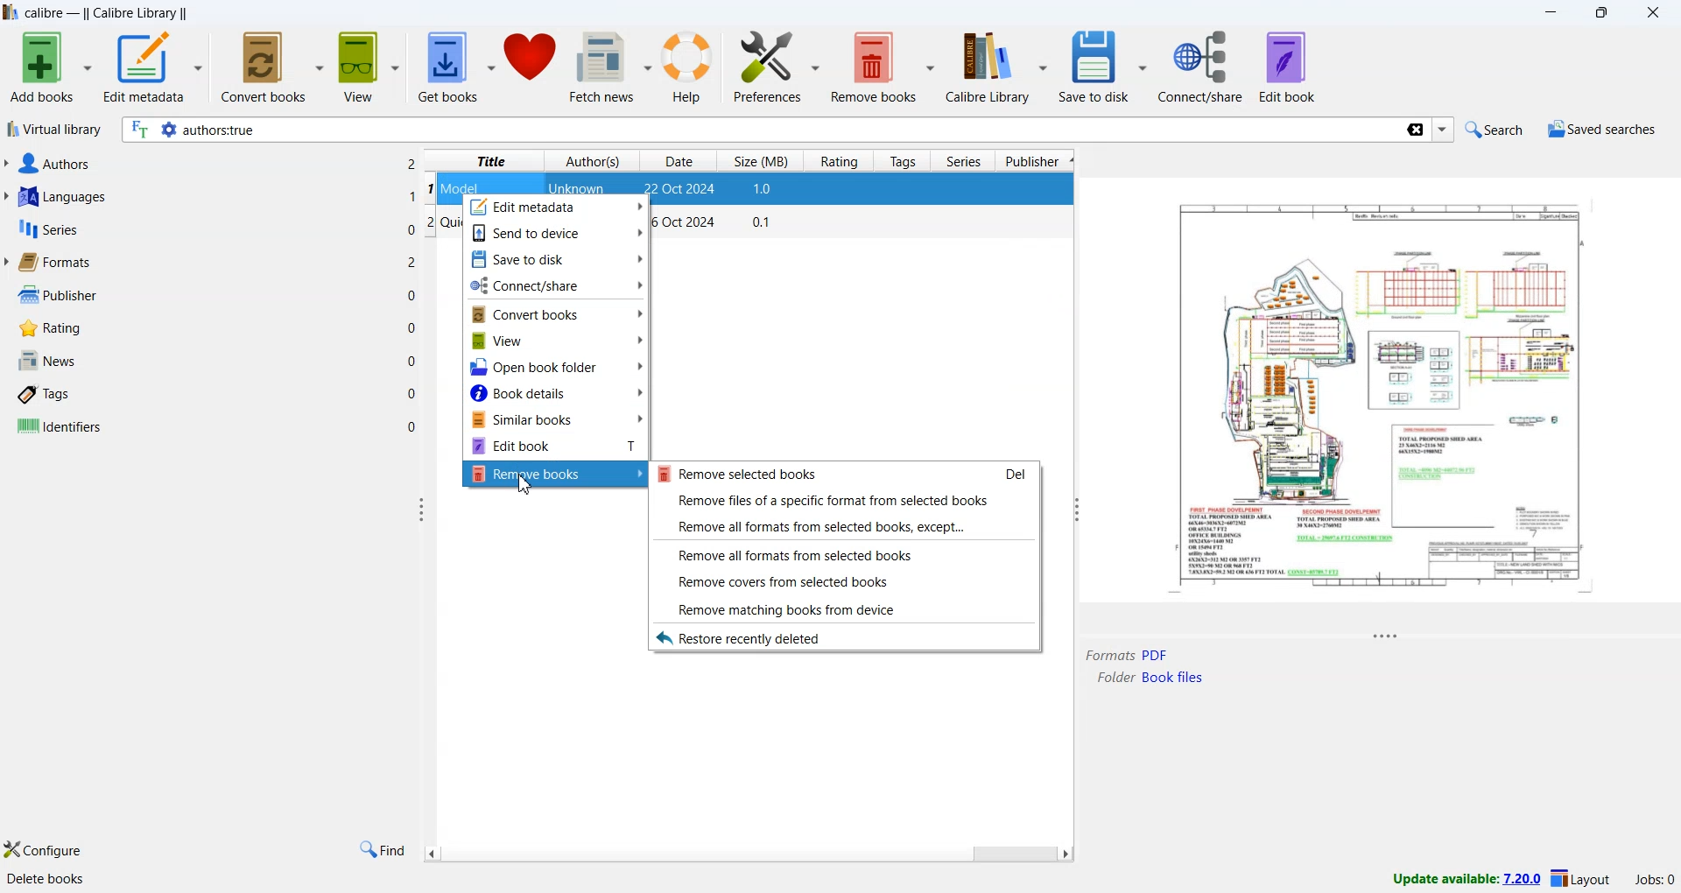  Describe the element at coordinates (1102, 67) in the screenshot. I see `save to disk` at that location.